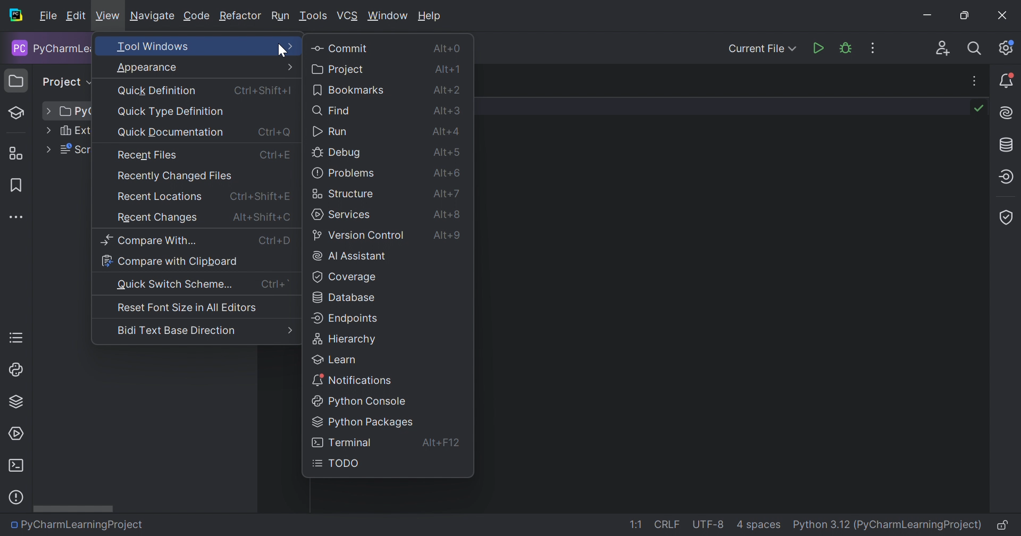 The image size is (1021, 536). Describe the element at coordinates (1001, 14) in the screenshot. I see `Close` at that location.